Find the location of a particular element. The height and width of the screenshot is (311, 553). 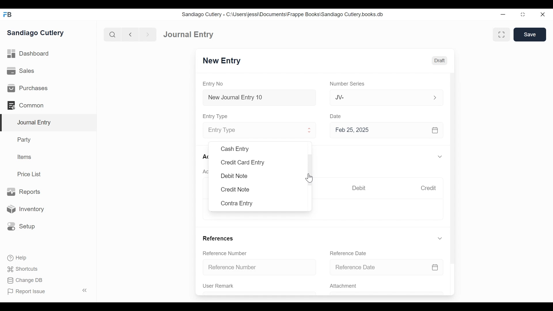

Journal Entry is located at coordinates (188, 35).